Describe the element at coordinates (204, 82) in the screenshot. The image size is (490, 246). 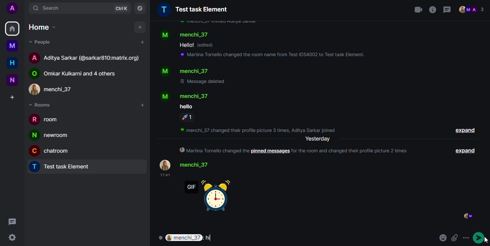
I see `message deleted` at that location.